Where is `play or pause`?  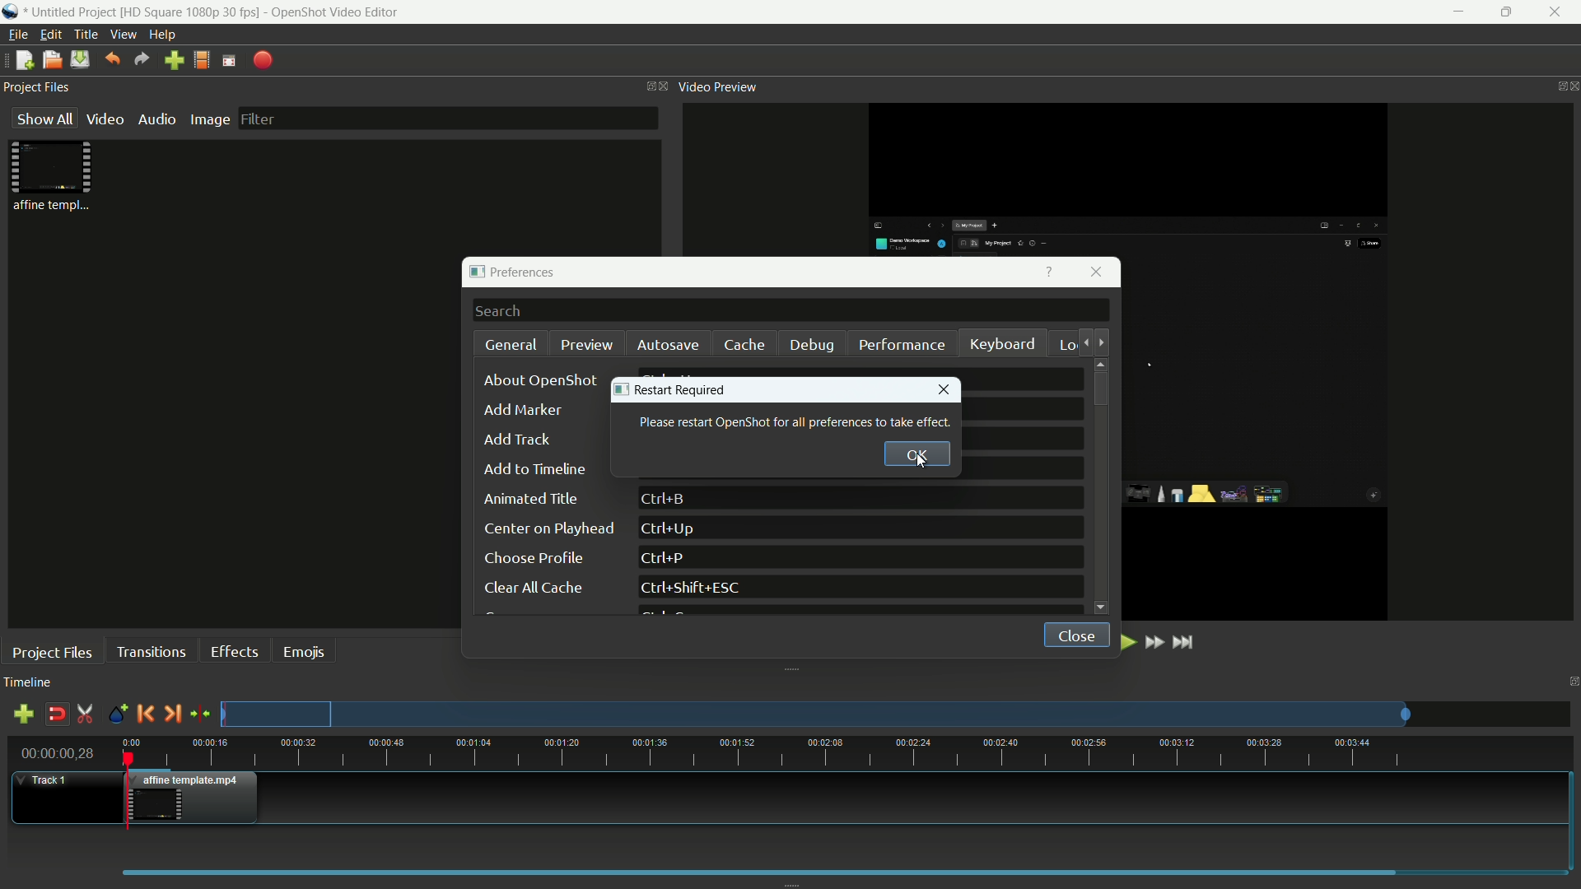 play or pause is located at coordinates (1126, 642).